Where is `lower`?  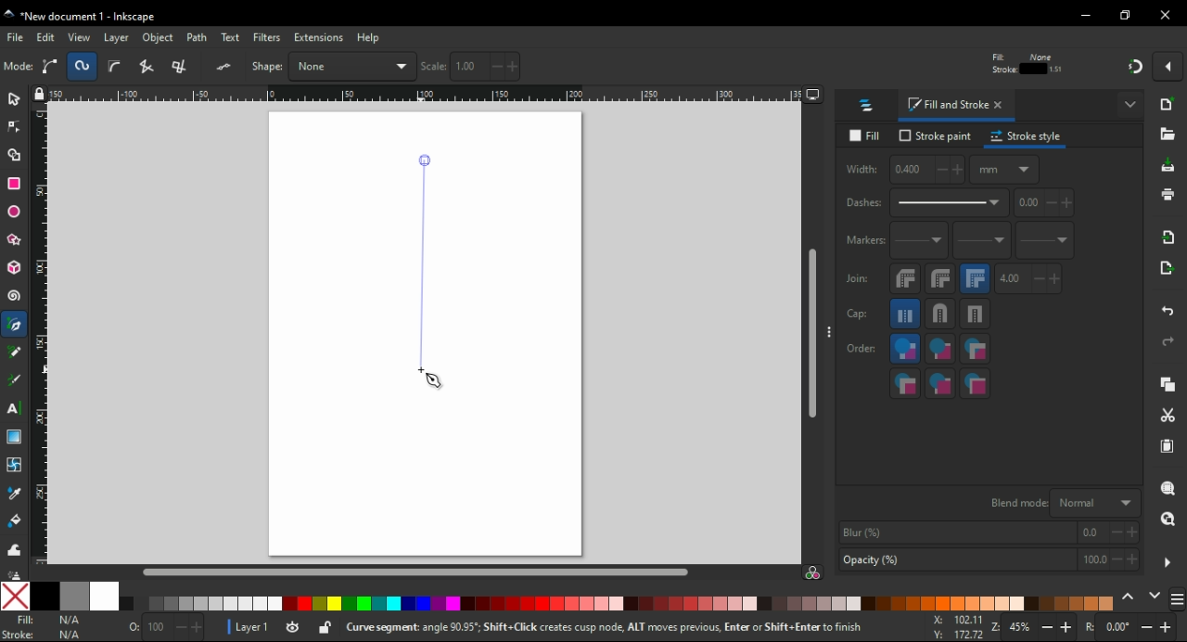 lower is located at coordinates (365, 67).